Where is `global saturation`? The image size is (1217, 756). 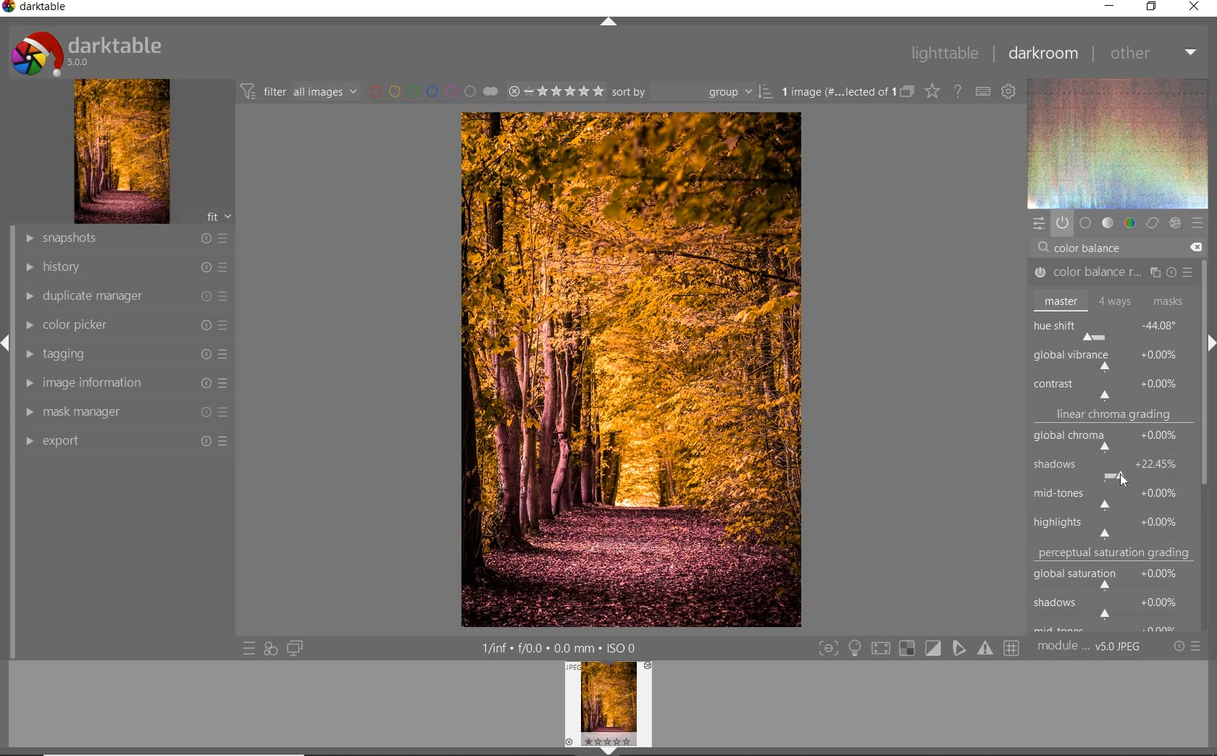 global saturation is located at coordinates (1113, 576).